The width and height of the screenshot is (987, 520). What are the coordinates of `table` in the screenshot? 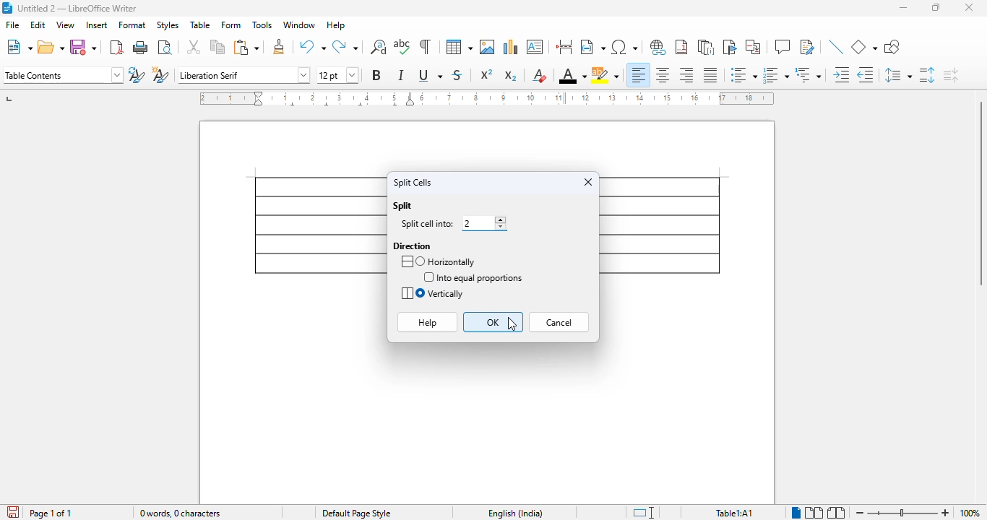 It's located at (200, 24).